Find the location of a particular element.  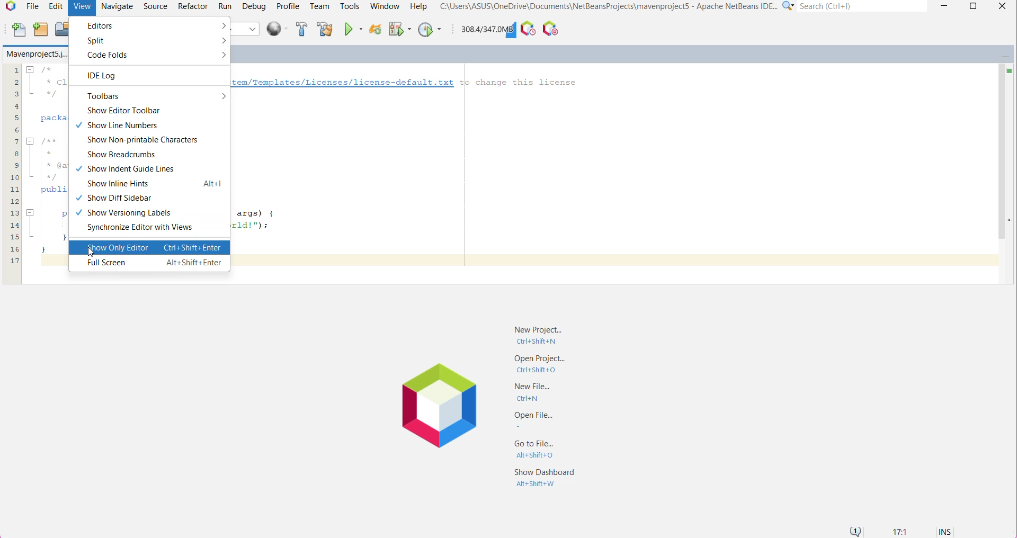

Show Indent Guide Lines is located at coordinates (131, 169).